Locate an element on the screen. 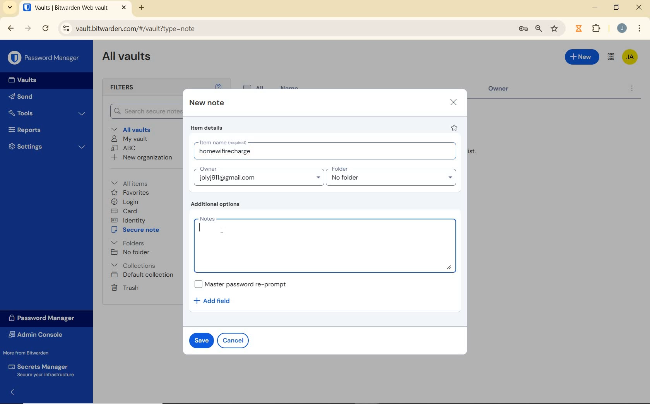 The width and height of the screenshot is (650, 404). New organization is located at coordinates (142, 157).